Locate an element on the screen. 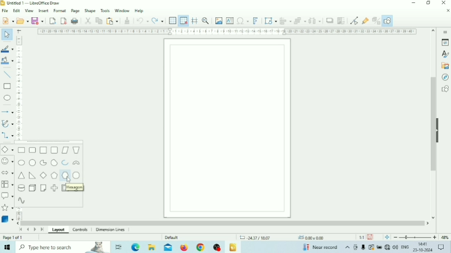  Properties is located at coordinates (445, 42).